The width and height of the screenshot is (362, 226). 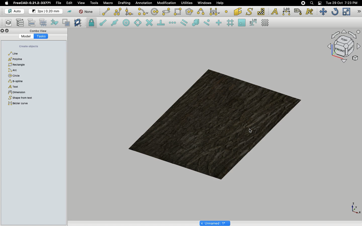 What do you see at coordinates (7, 31) in the screenshot?
I see `Collapse` at bounding box center [7, 31].